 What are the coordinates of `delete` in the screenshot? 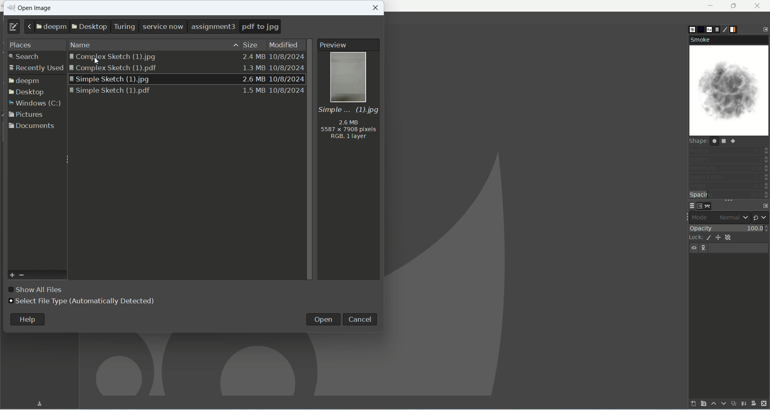 It's located at (764, 403).